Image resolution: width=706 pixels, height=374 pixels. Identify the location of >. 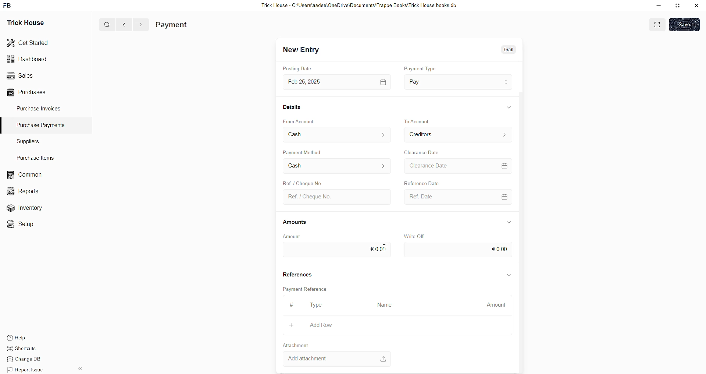
(140, 25).